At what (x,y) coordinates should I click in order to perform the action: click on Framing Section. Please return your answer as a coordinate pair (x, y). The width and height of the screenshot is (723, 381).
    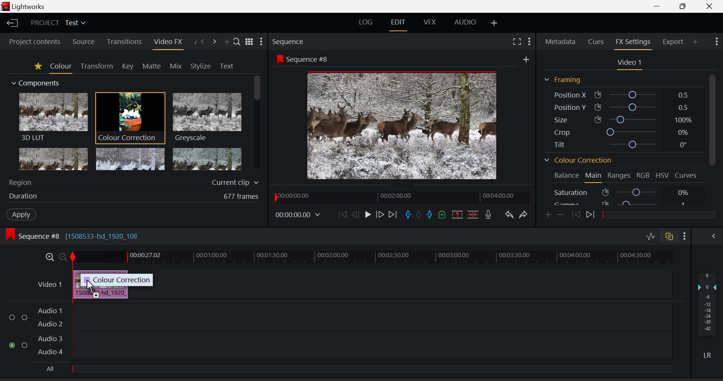
    Looking at the image, I should click on (563, 80).